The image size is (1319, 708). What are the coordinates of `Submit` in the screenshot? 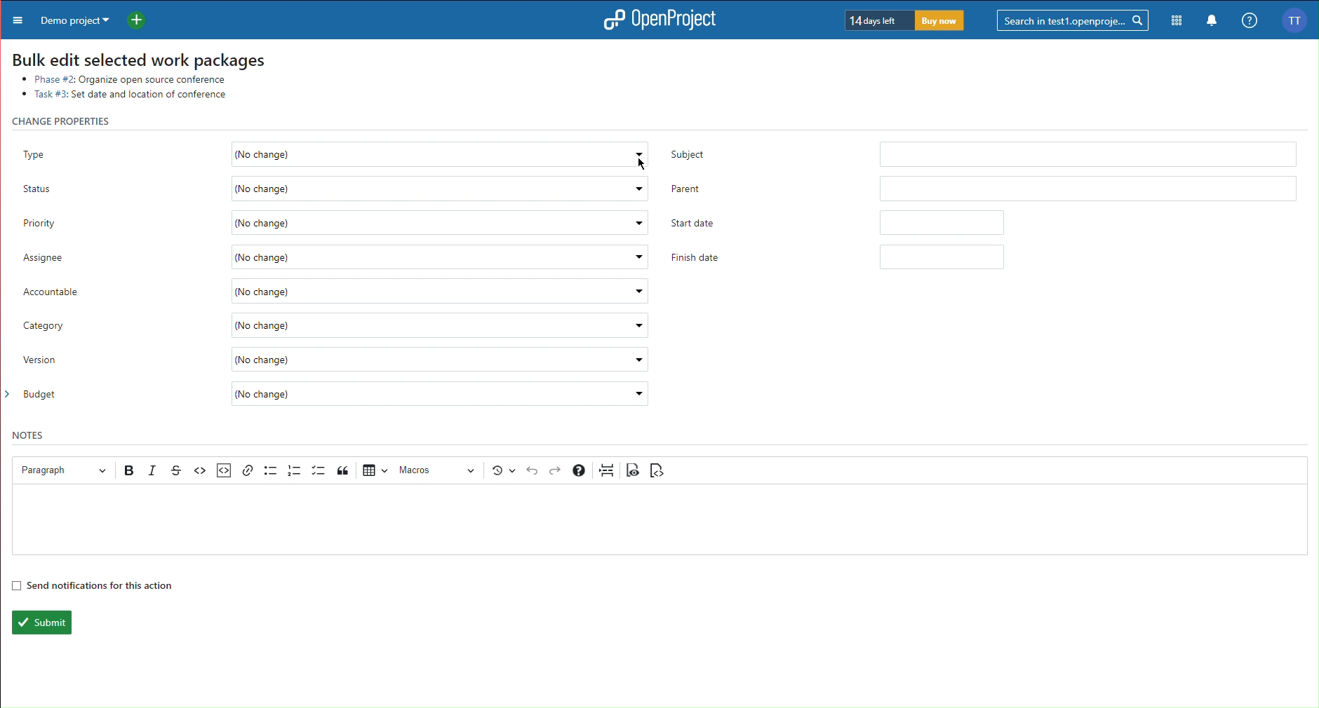 It's located at (40, 622).